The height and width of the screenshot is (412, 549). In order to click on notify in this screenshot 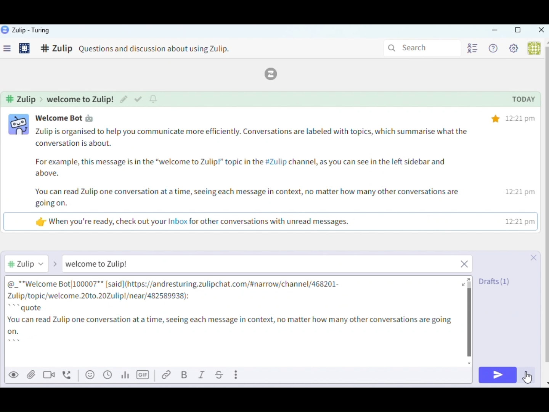, I will do `click(154, 99)`.